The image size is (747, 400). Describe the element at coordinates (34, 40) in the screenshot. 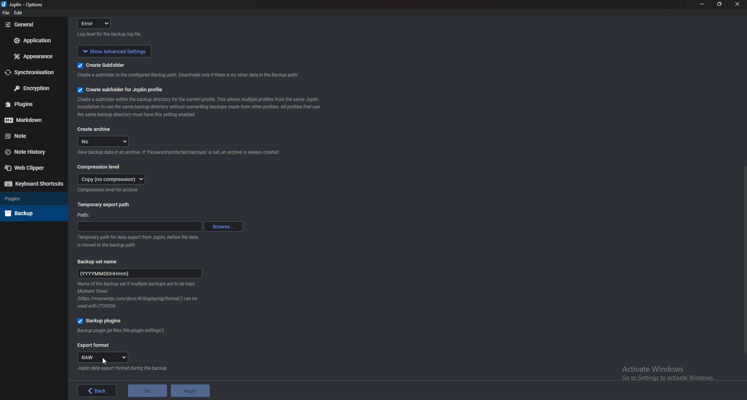

I see `Application` at that location.